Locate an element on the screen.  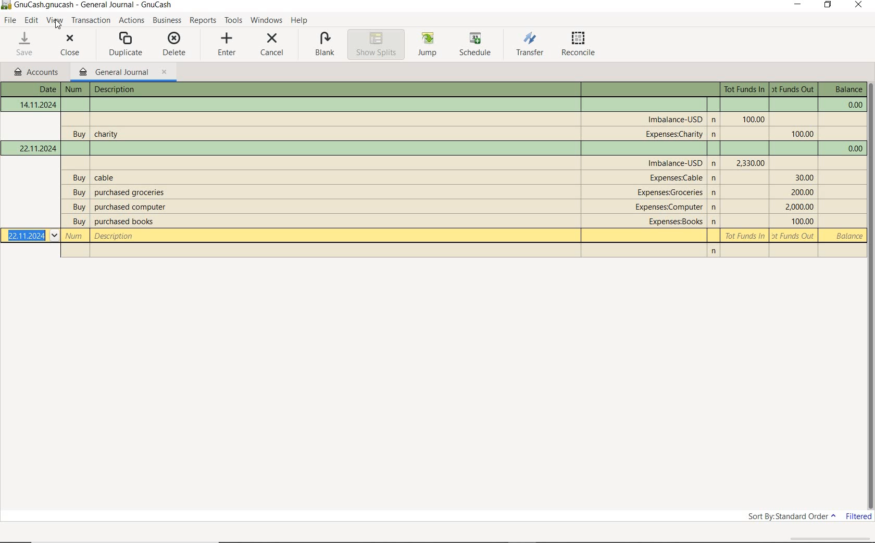
SAVE is located at coordinates (26, 44).